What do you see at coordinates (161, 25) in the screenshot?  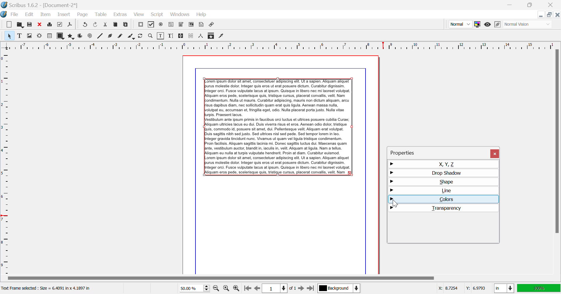 I see `Pdf Radio Button` at bounding box center [161, 25].